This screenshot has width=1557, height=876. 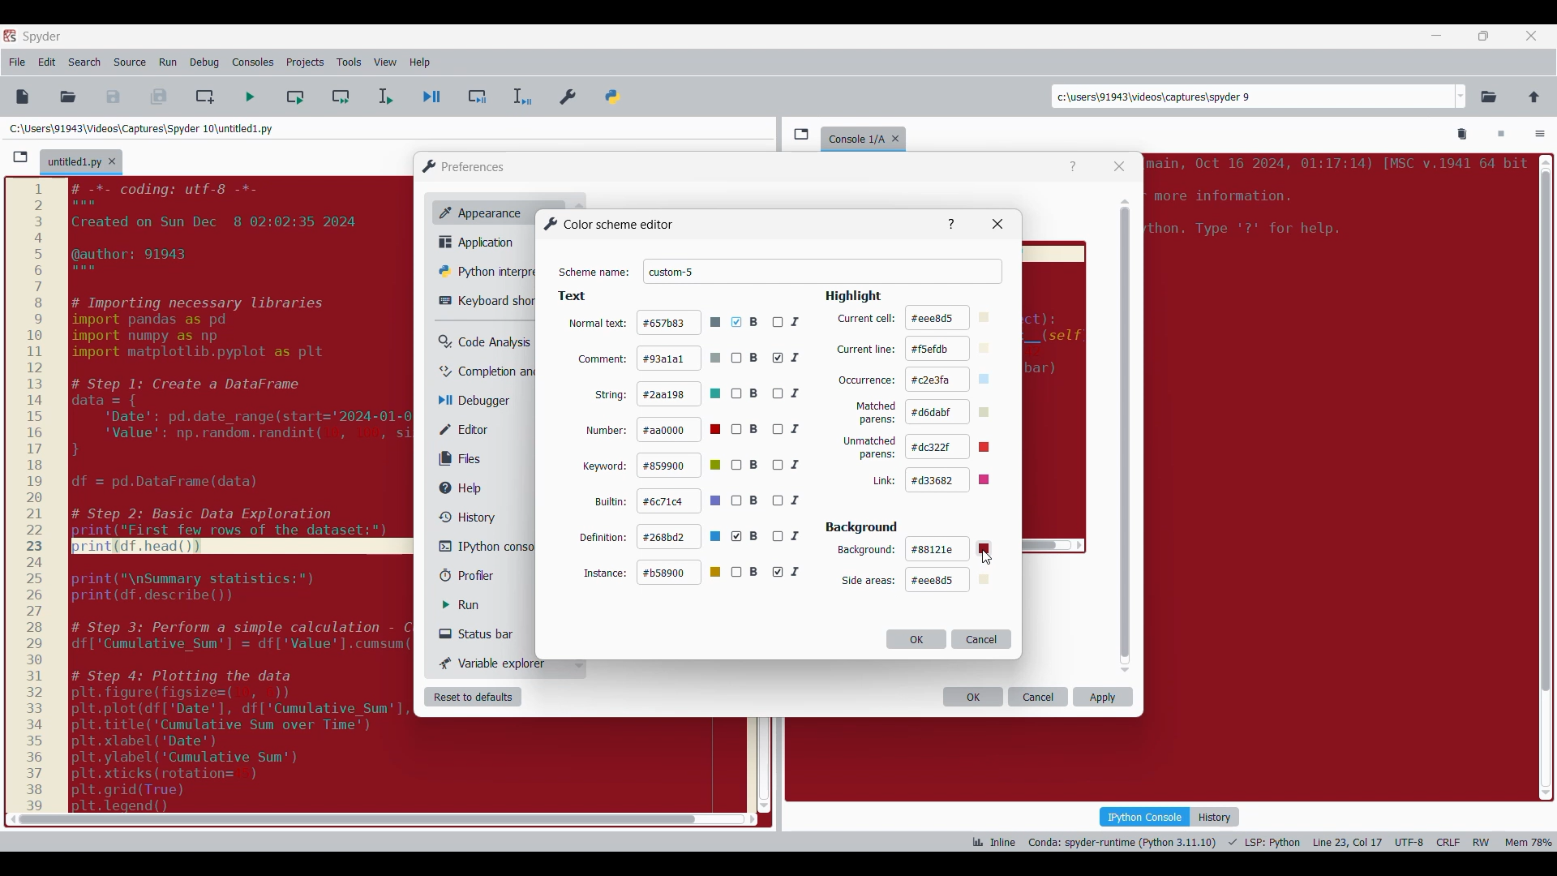 I want to click on Help, so click(x=1073, y=167).